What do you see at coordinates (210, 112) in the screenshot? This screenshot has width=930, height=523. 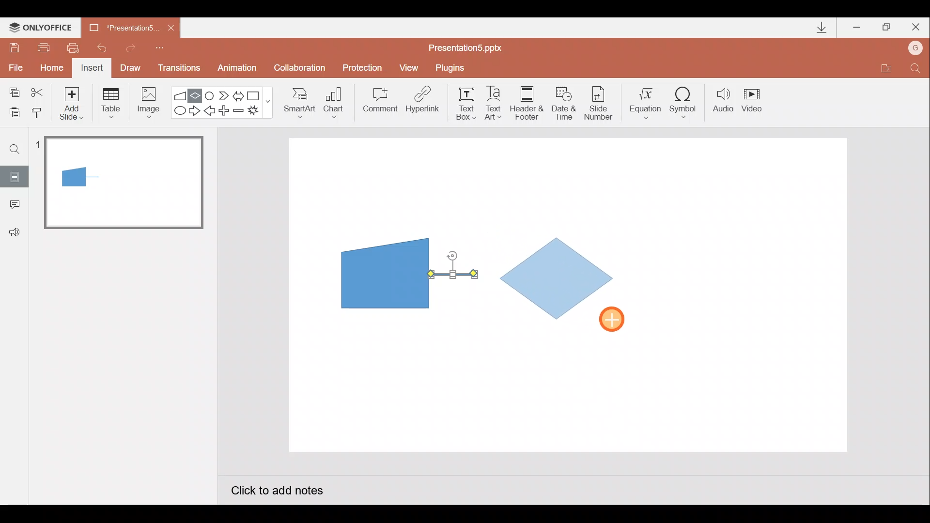 I see `Left arrow` at bounding box center [210, 112].